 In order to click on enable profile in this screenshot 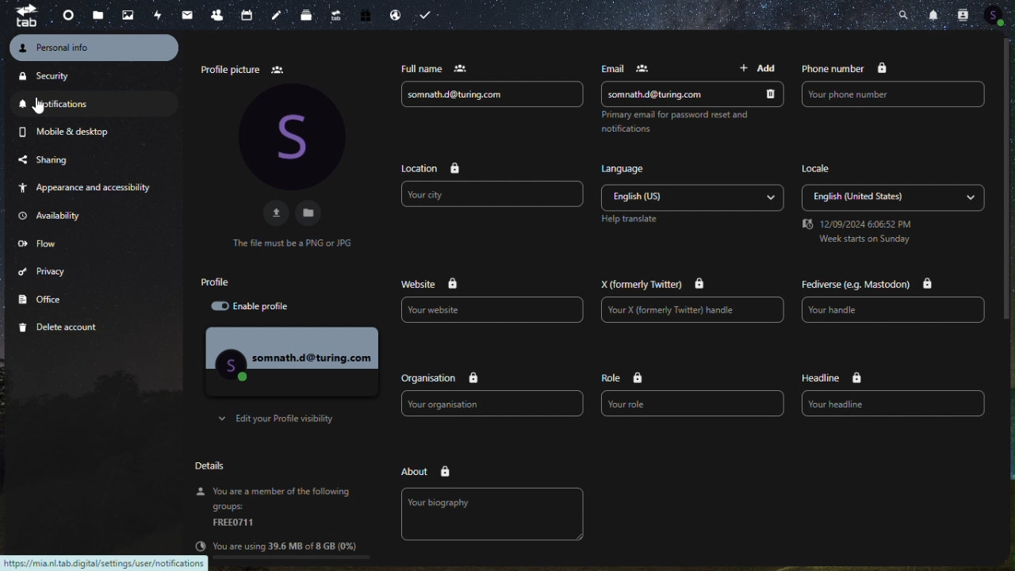, I will do `click(262, 307)`.